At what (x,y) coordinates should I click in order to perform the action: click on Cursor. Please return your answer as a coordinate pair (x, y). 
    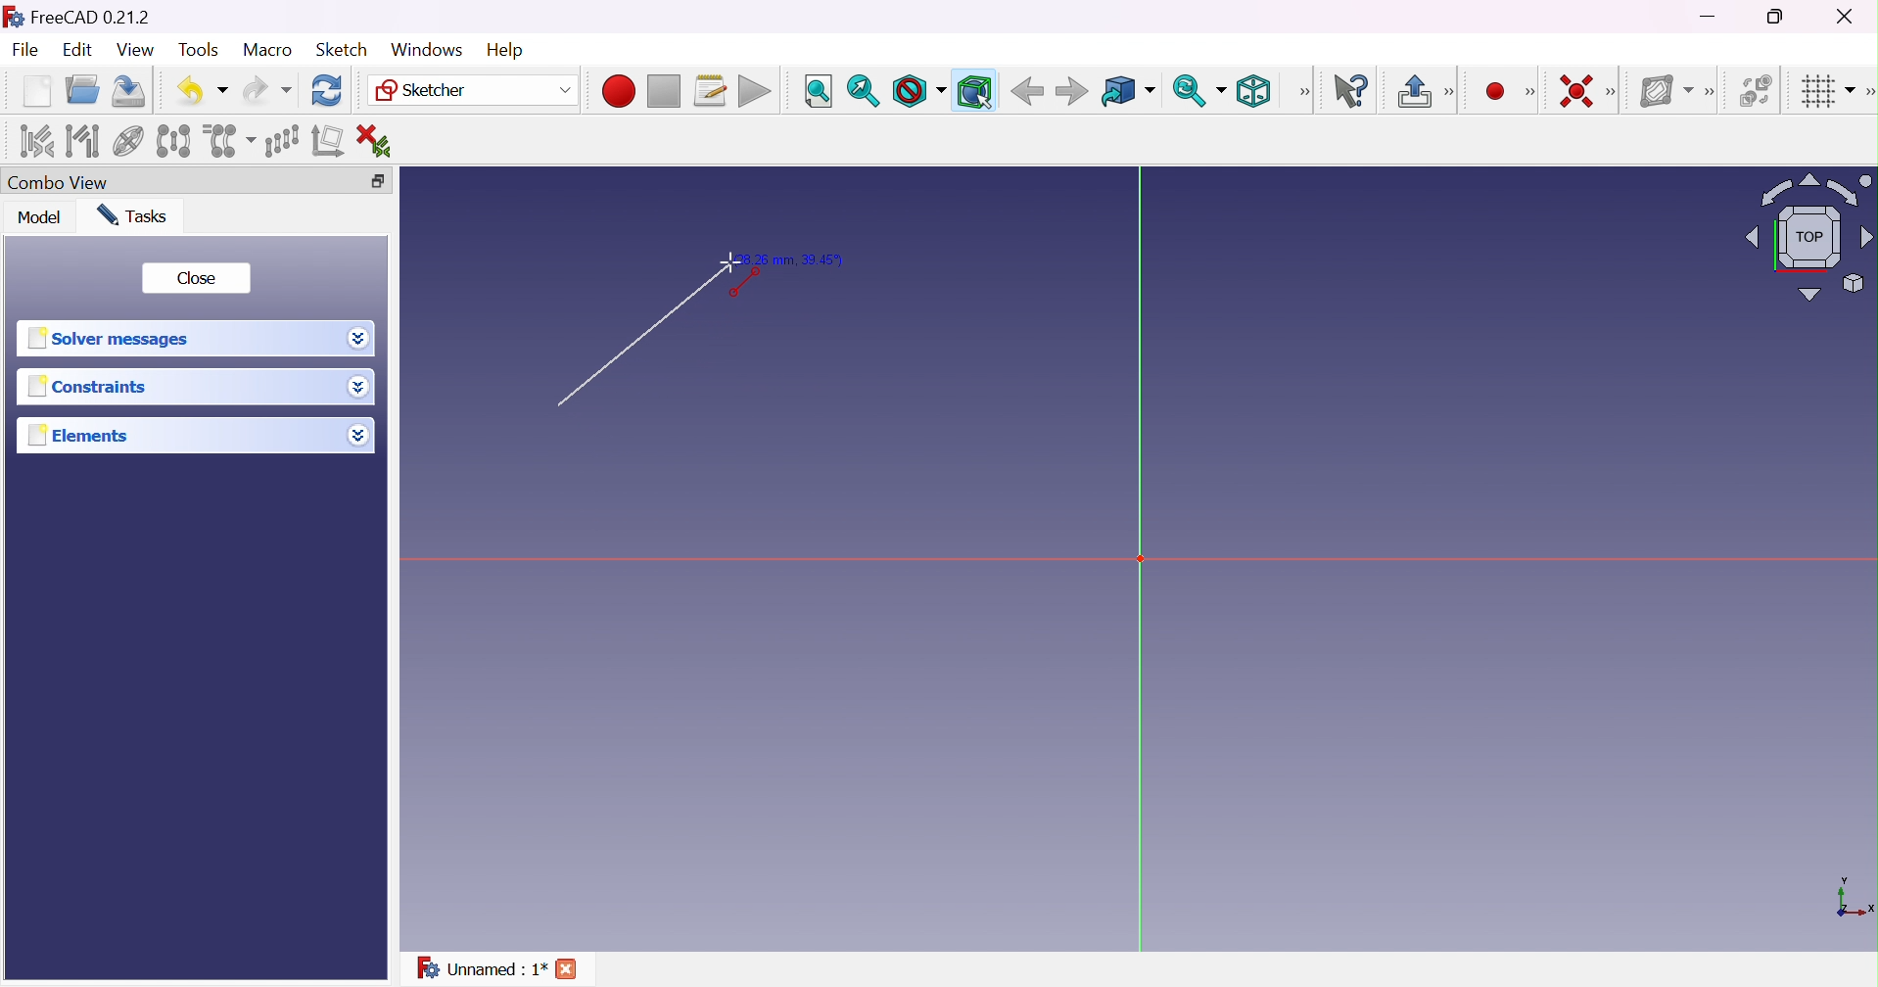
    Looking at the image, I should click on (730, 263).